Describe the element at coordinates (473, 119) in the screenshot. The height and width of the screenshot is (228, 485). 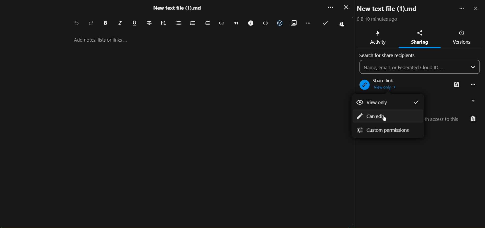
I see `copy link` at that location.